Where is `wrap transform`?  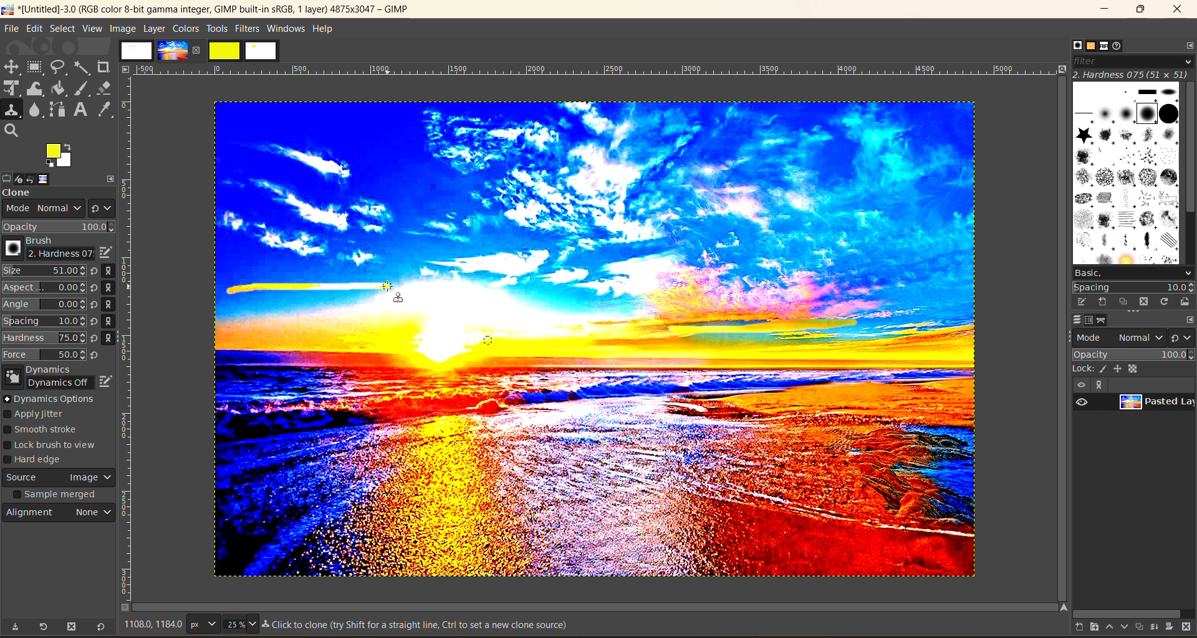
wrap transform is located at coordinates (36, 89).